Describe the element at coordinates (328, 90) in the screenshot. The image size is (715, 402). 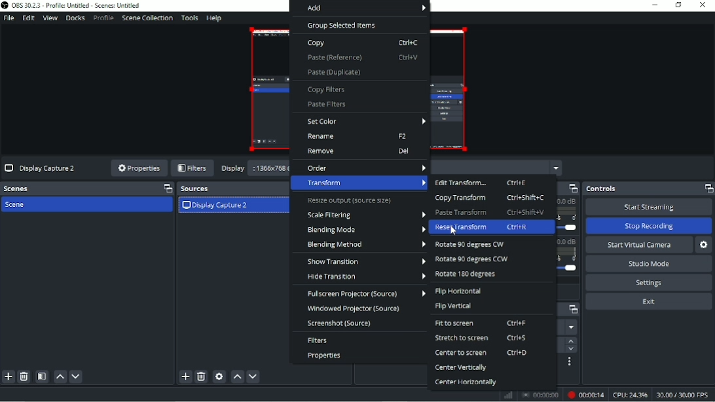
I see `Copy filters` at that location.